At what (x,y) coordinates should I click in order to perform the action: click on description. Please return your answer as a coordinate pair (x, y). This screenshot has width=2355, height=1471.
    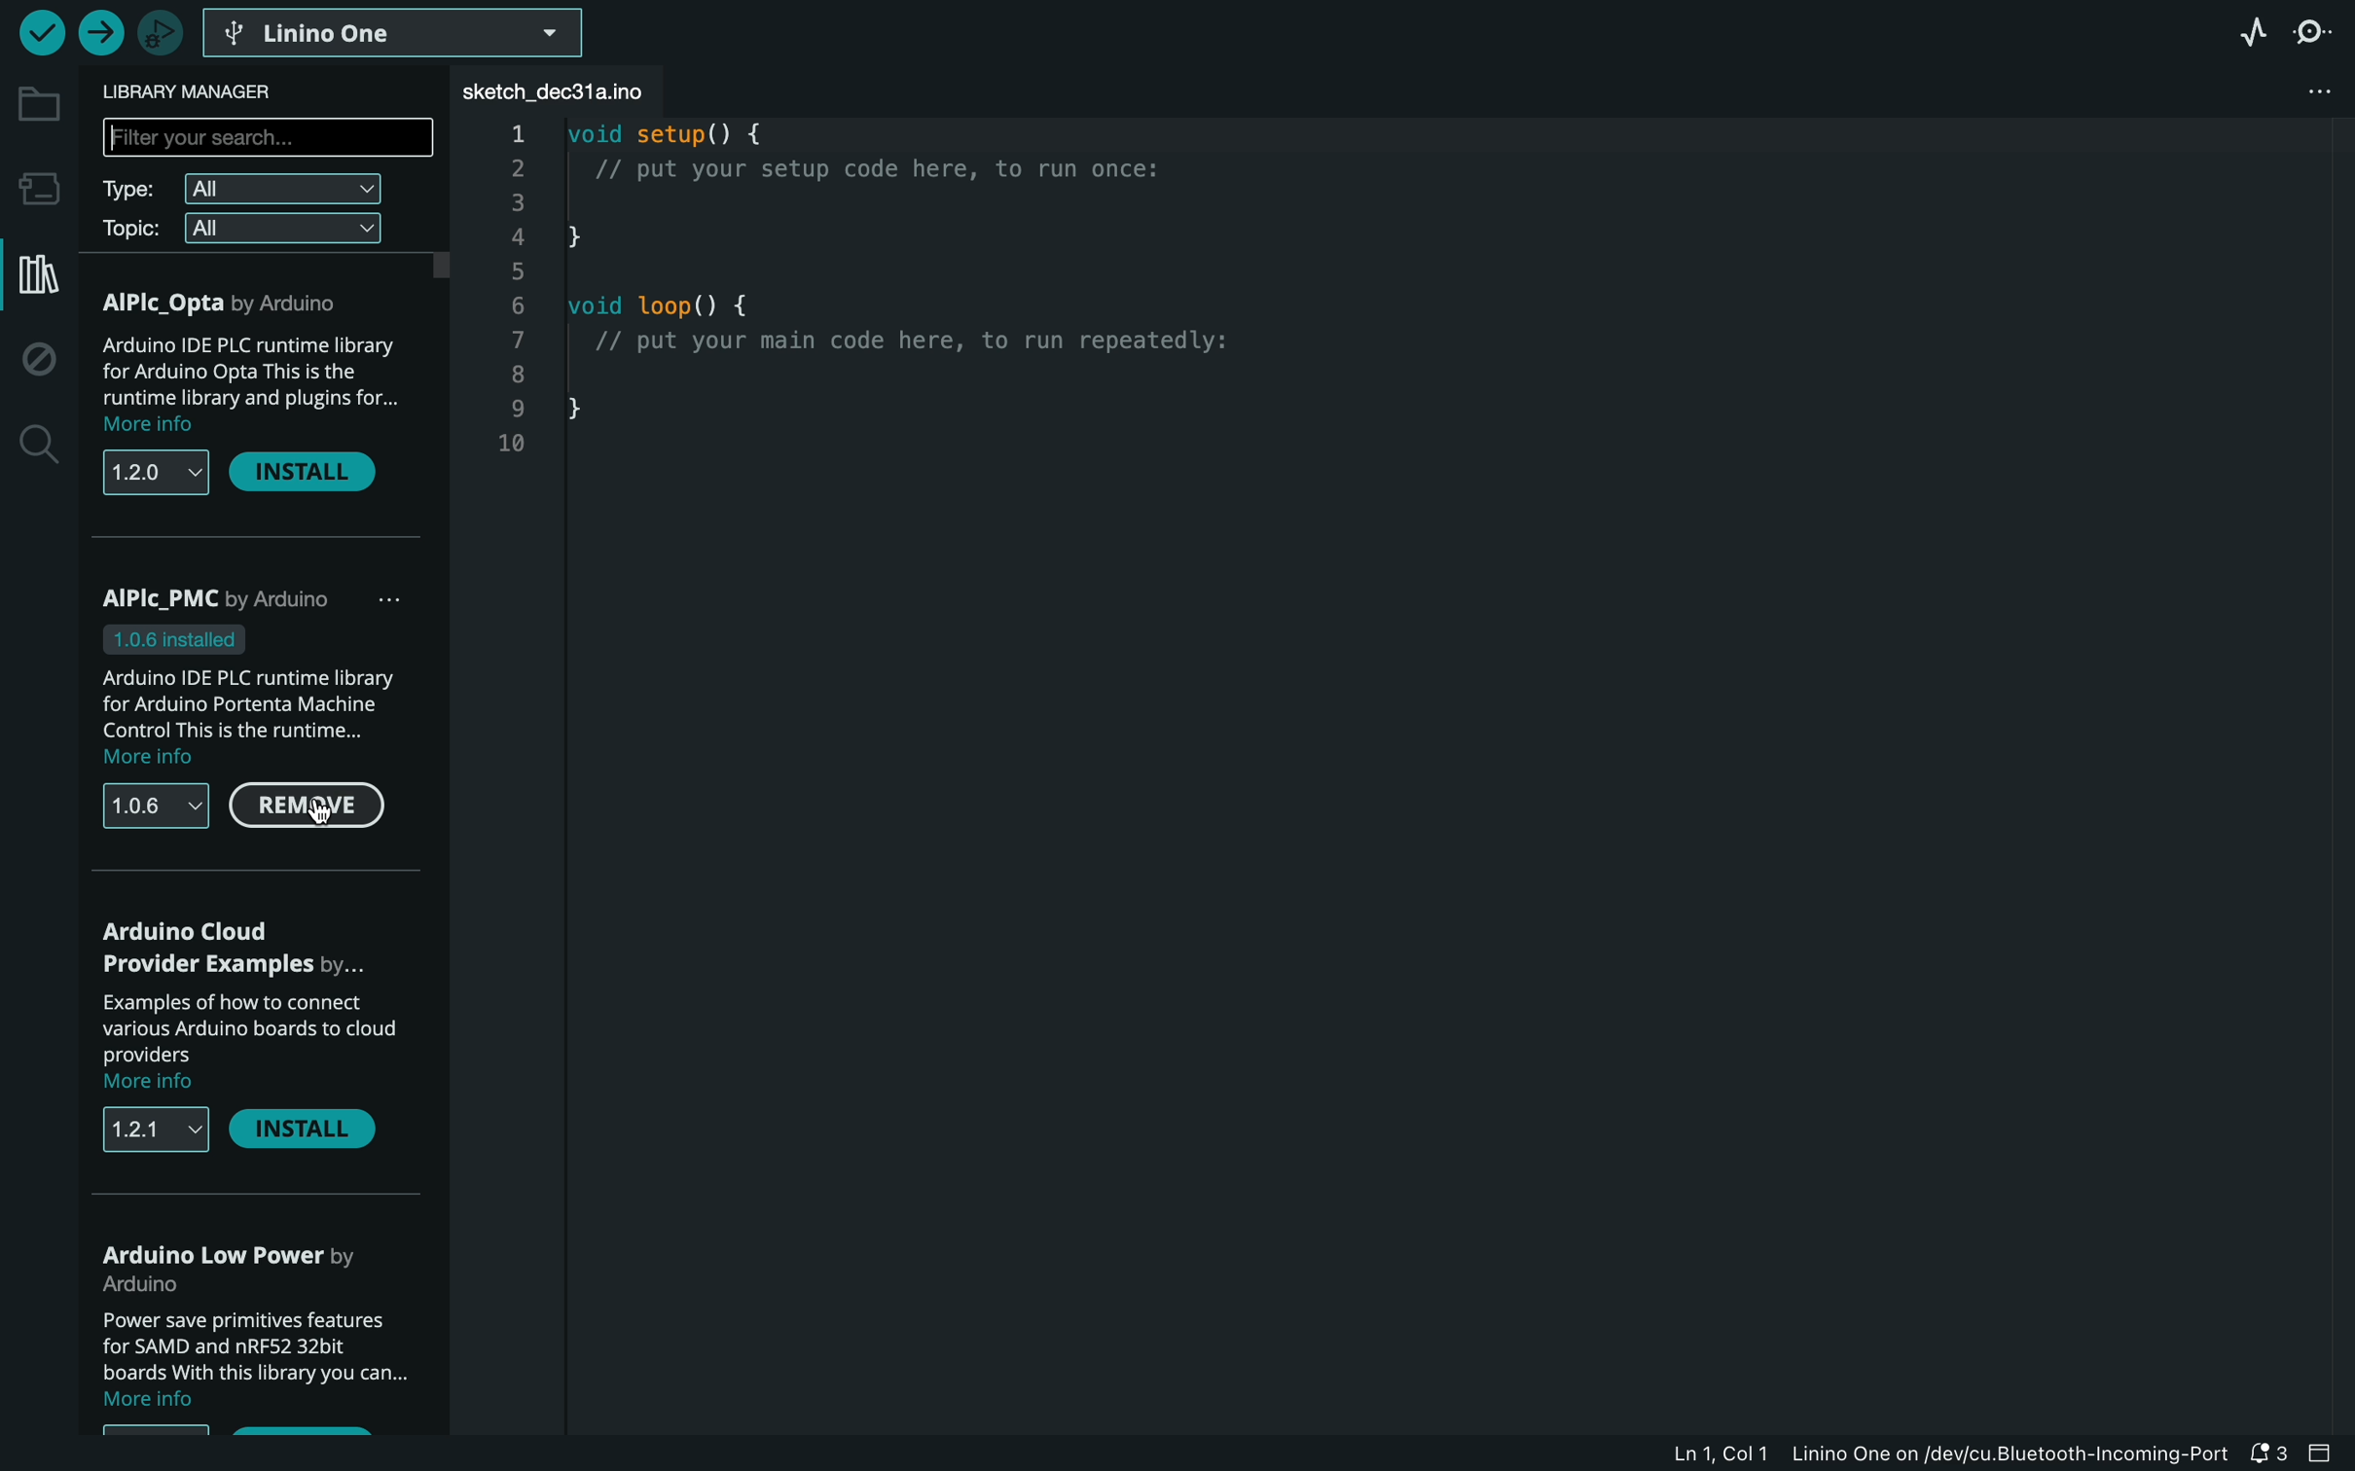
    Looking at the image, I should click on (243, 717).